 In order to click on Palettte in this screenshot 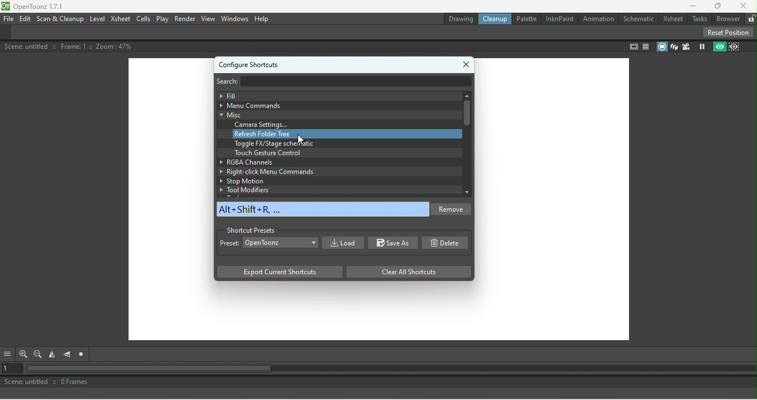, I will do `click(526, 19)`.